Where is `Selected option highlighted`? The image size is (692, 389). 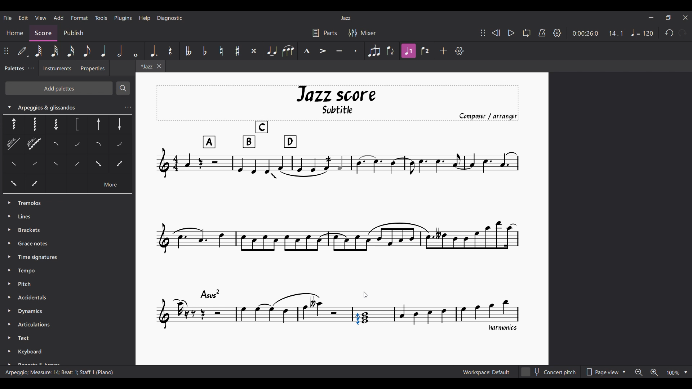
Selected option highlighted is located at coordinates (12, 125).